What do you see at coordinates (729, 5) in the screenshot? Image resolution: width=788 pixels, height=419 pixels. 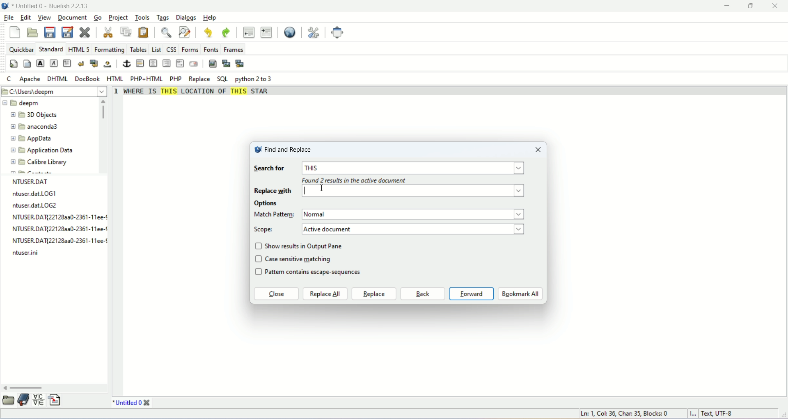 I see `minimize` at bounding box center [729, 5].